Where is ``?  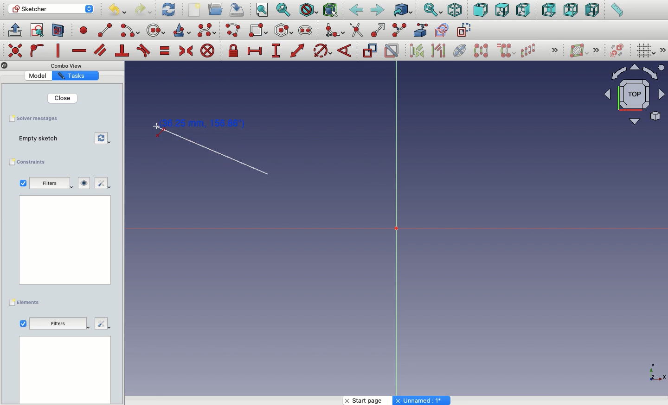  is located at coordinates (62, 244).